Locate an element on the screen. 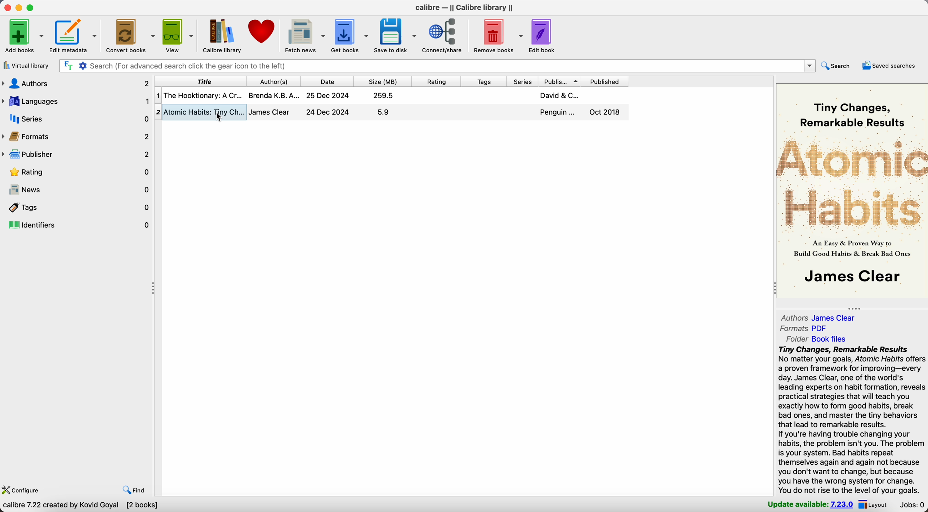 Image resolution: width=928 pixels, height=512 pixels. author(s) is located at coordinates (272, 81).